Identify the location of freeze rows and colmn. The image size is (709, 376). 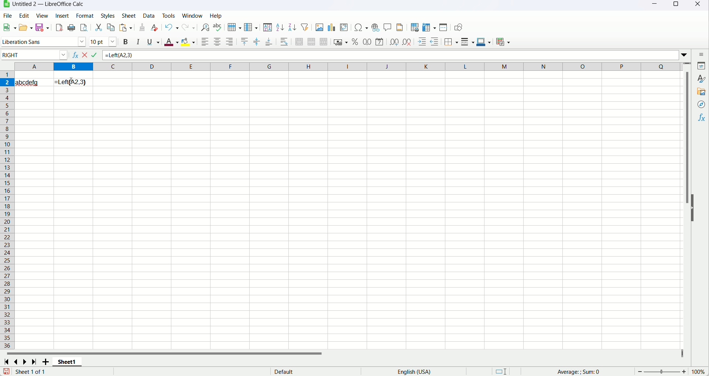
(428, 27).